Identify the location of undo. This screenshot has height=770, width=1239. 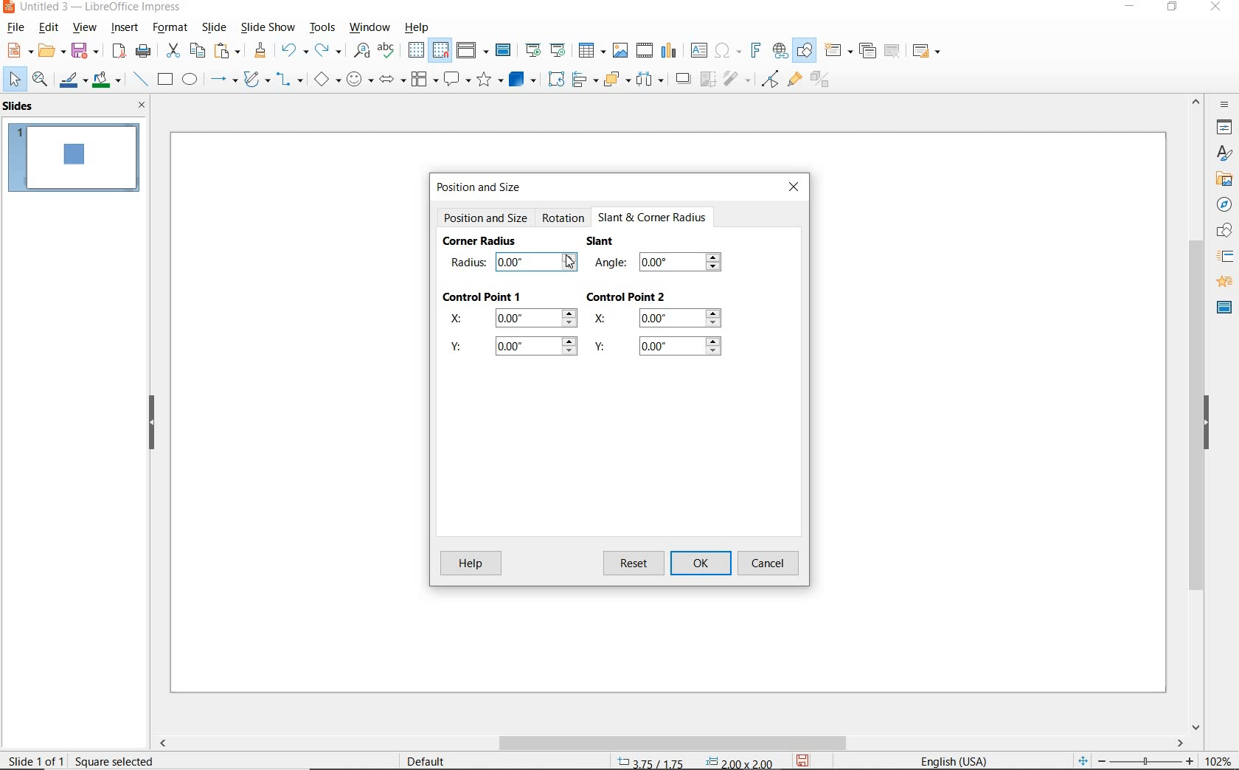
(293, 51).